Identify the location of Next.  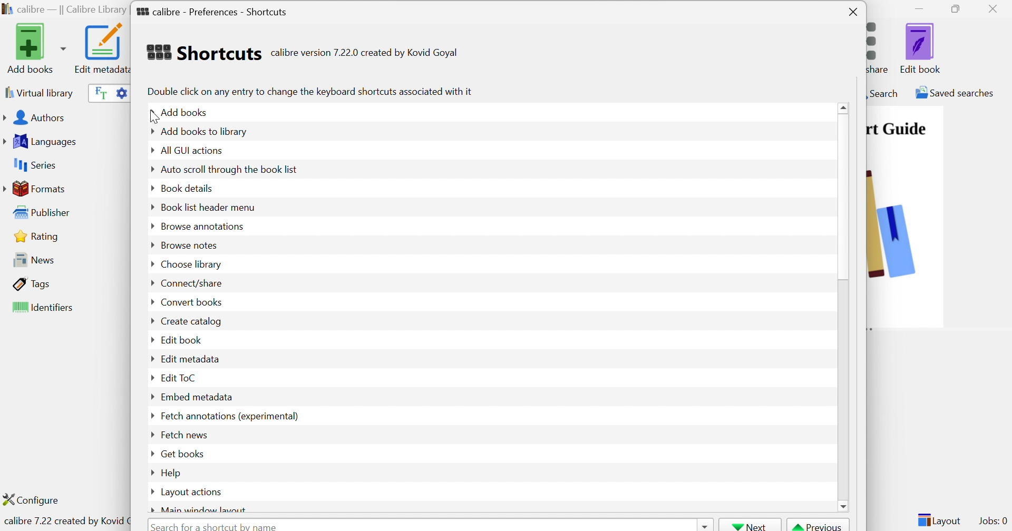
(750, 525).